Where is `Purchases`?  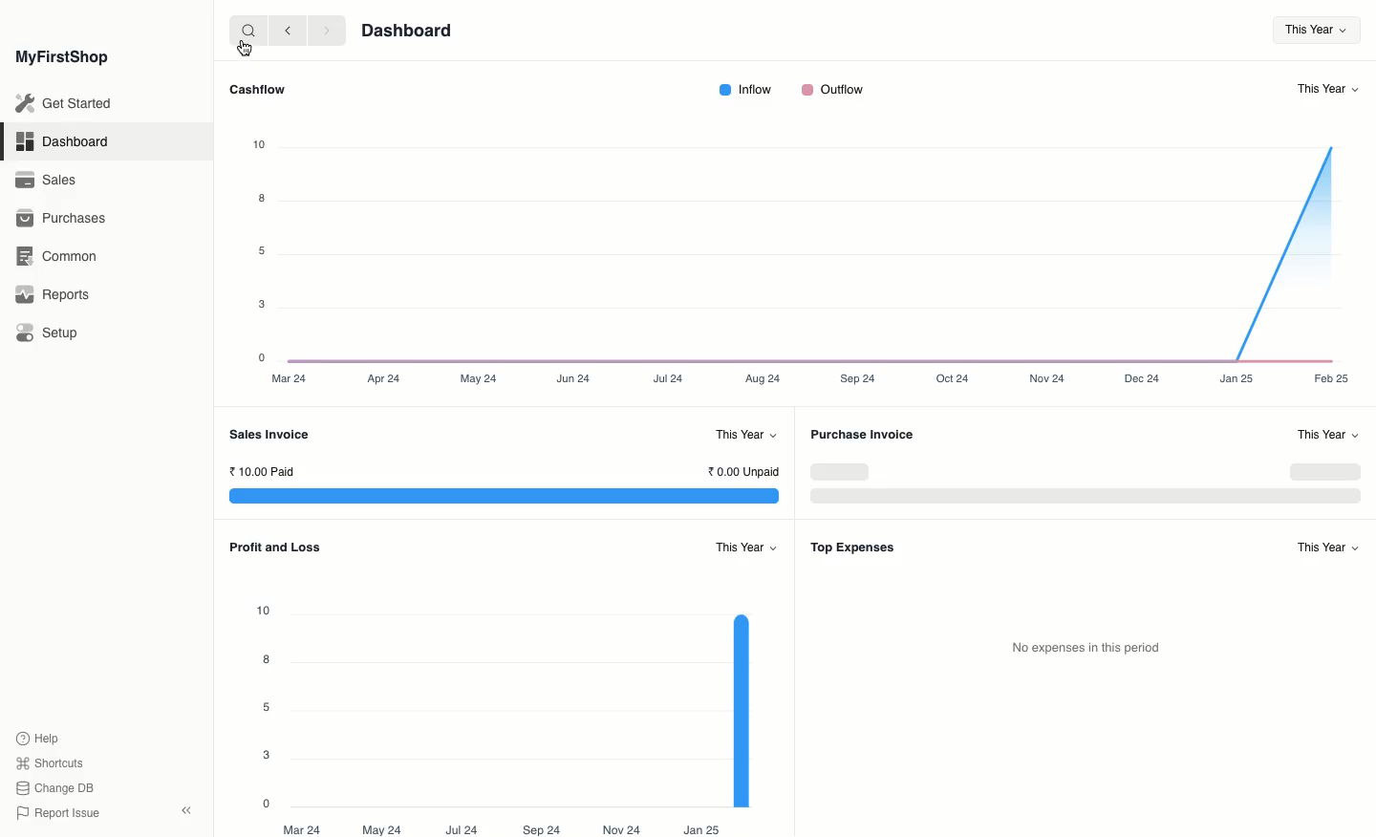 Purchases is located at coordinates (66, 219).